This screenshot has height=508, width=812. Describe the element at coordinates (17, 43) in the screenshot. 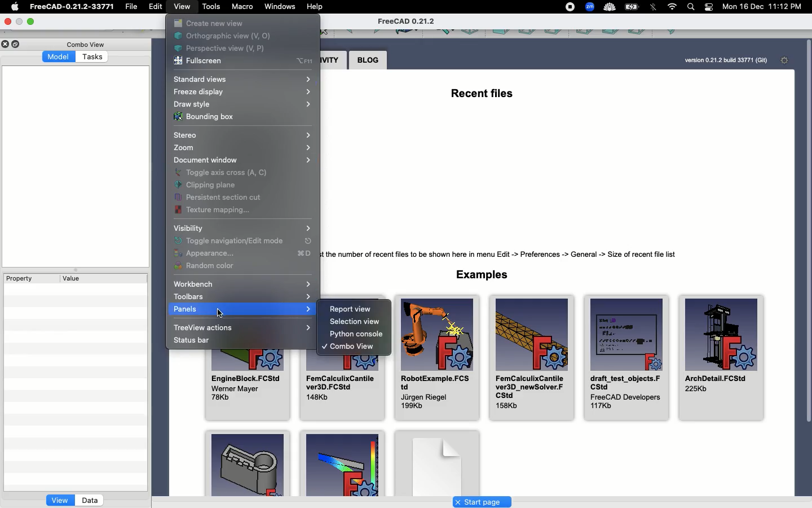

I see `Duplicate` at that location.